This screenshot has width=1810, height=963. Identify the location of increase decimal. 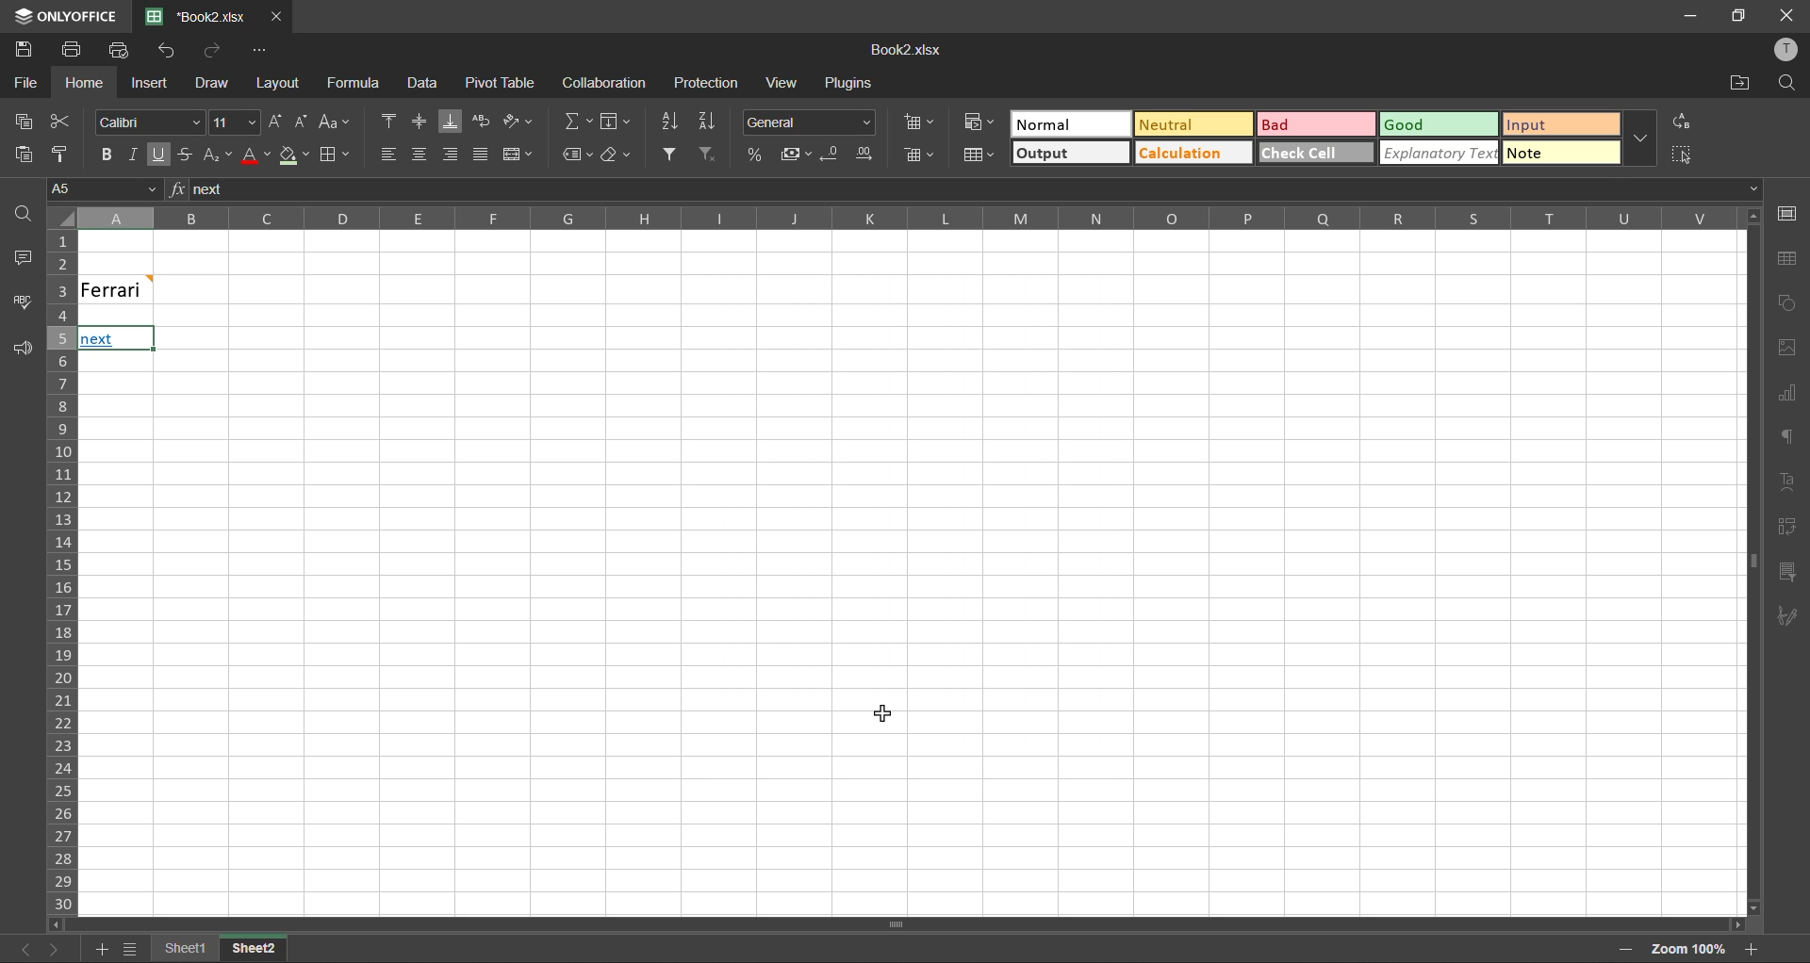
(872, 154).